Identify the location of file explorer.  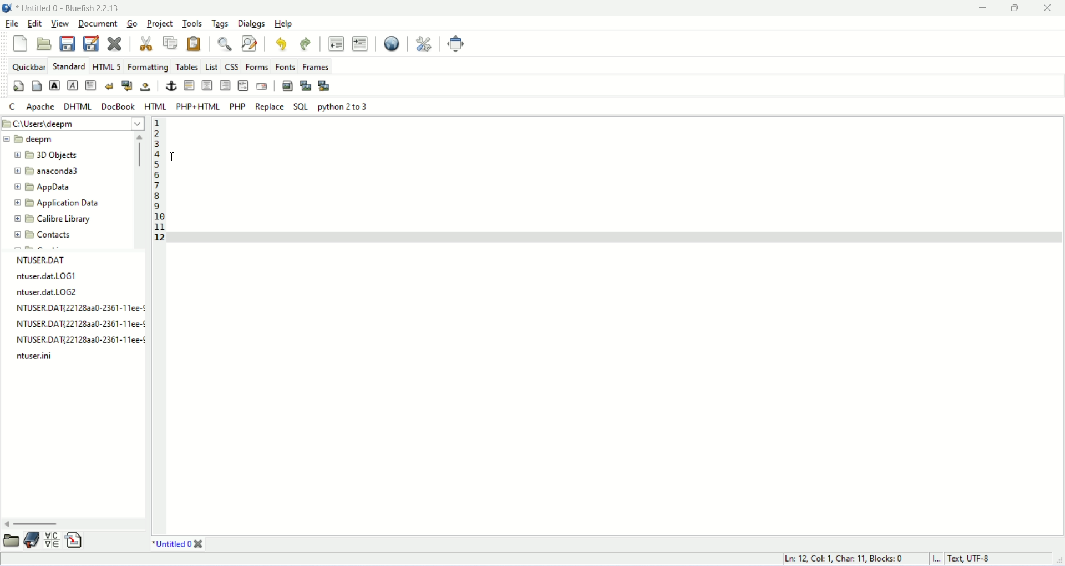
(12, 542).